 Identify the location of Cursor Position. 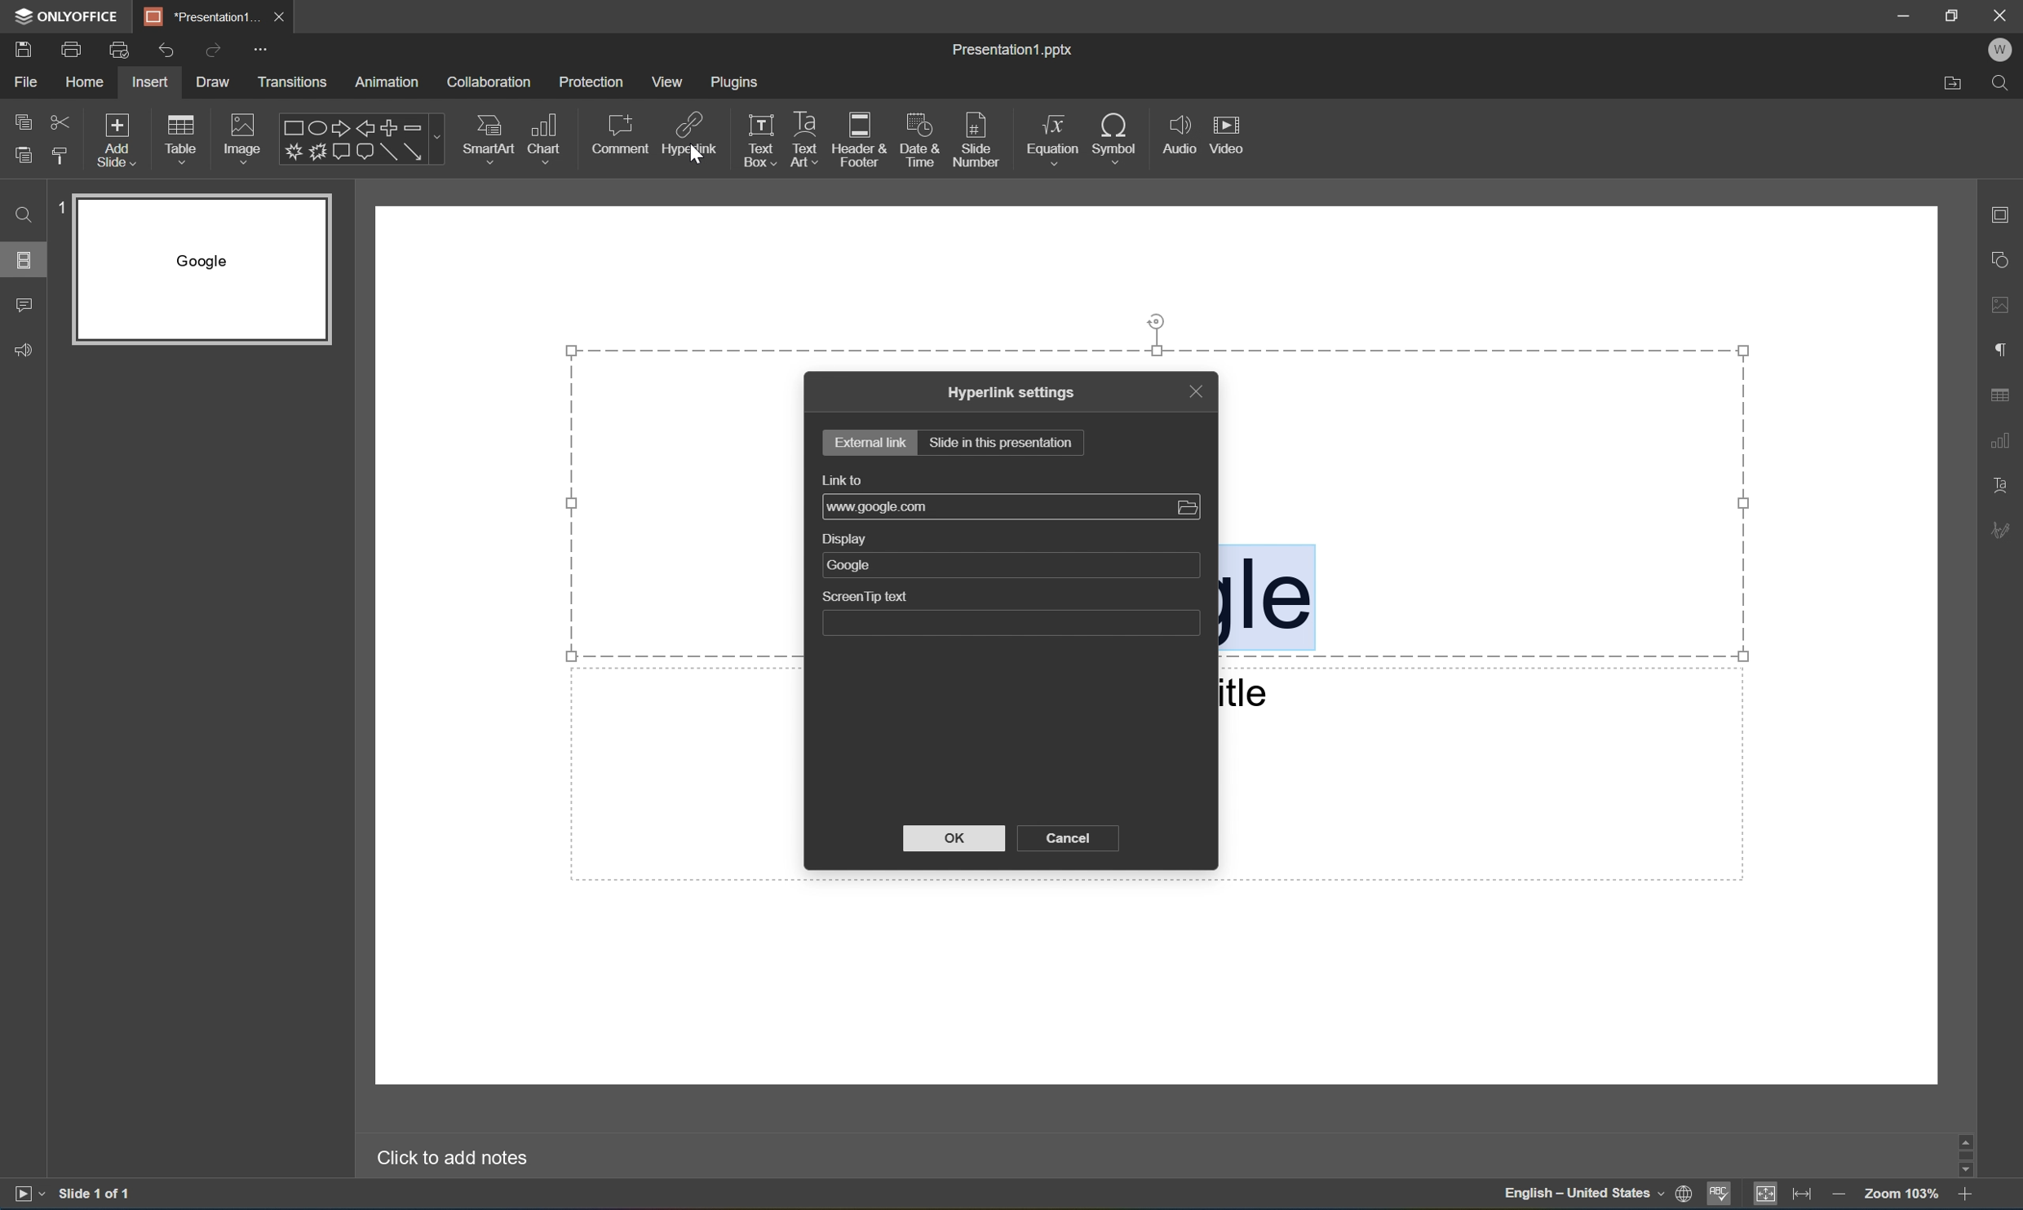
(695, 153).